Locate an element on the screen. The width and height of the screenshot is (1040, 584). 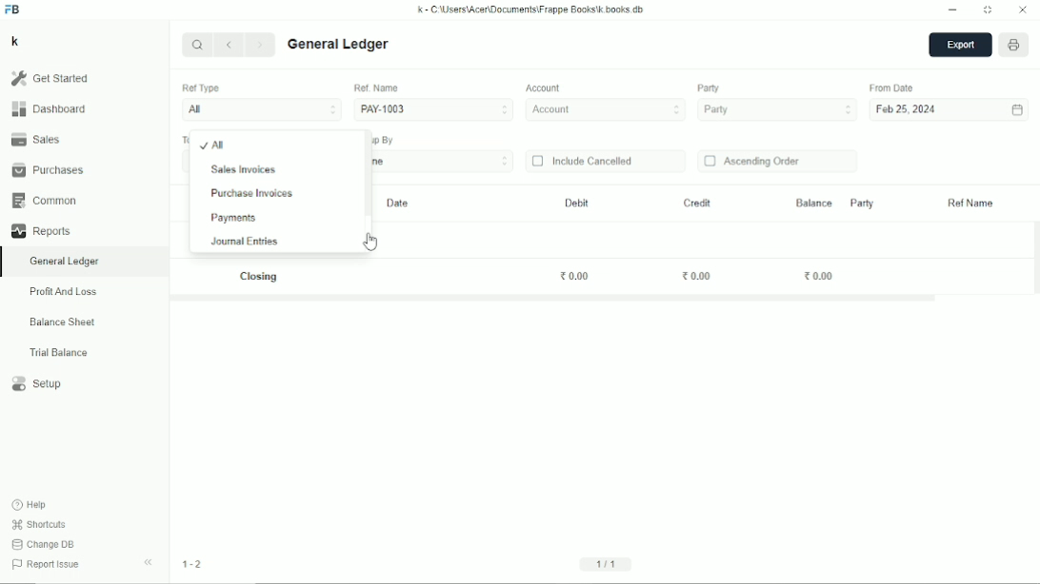
Credit is located at coordinates (696, 204).